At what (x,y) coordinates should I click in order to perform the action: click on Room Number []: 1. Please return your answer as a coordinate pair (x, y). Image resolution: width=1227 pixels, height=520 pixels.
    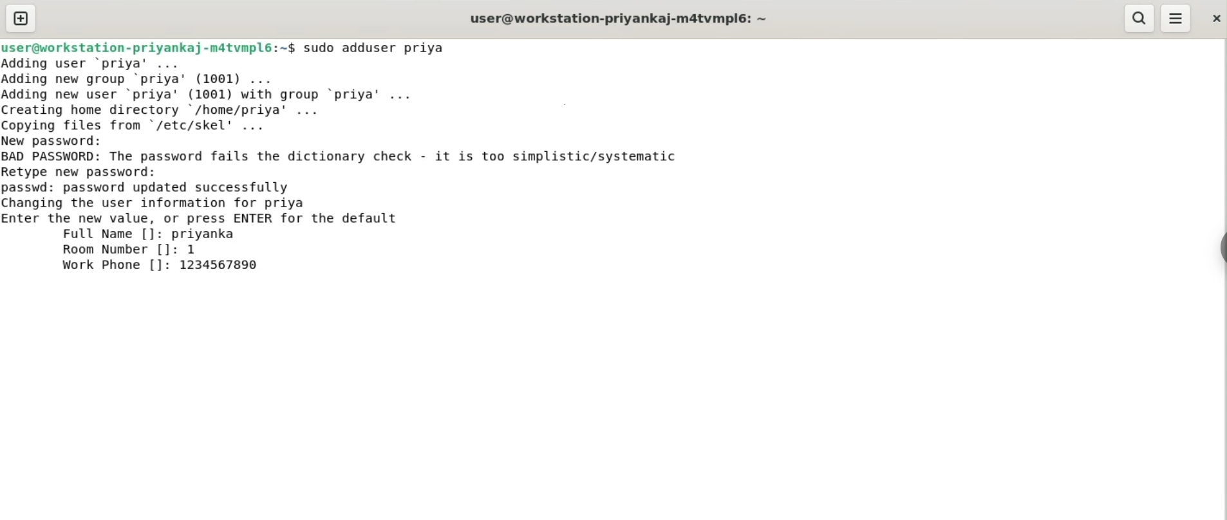
    Looking at the image, I should click on (129, 250).